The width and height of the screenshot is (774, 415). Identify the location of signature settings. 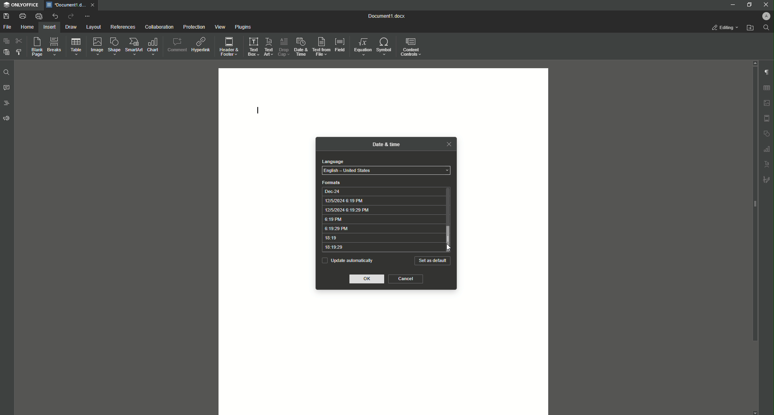
(766, 179).